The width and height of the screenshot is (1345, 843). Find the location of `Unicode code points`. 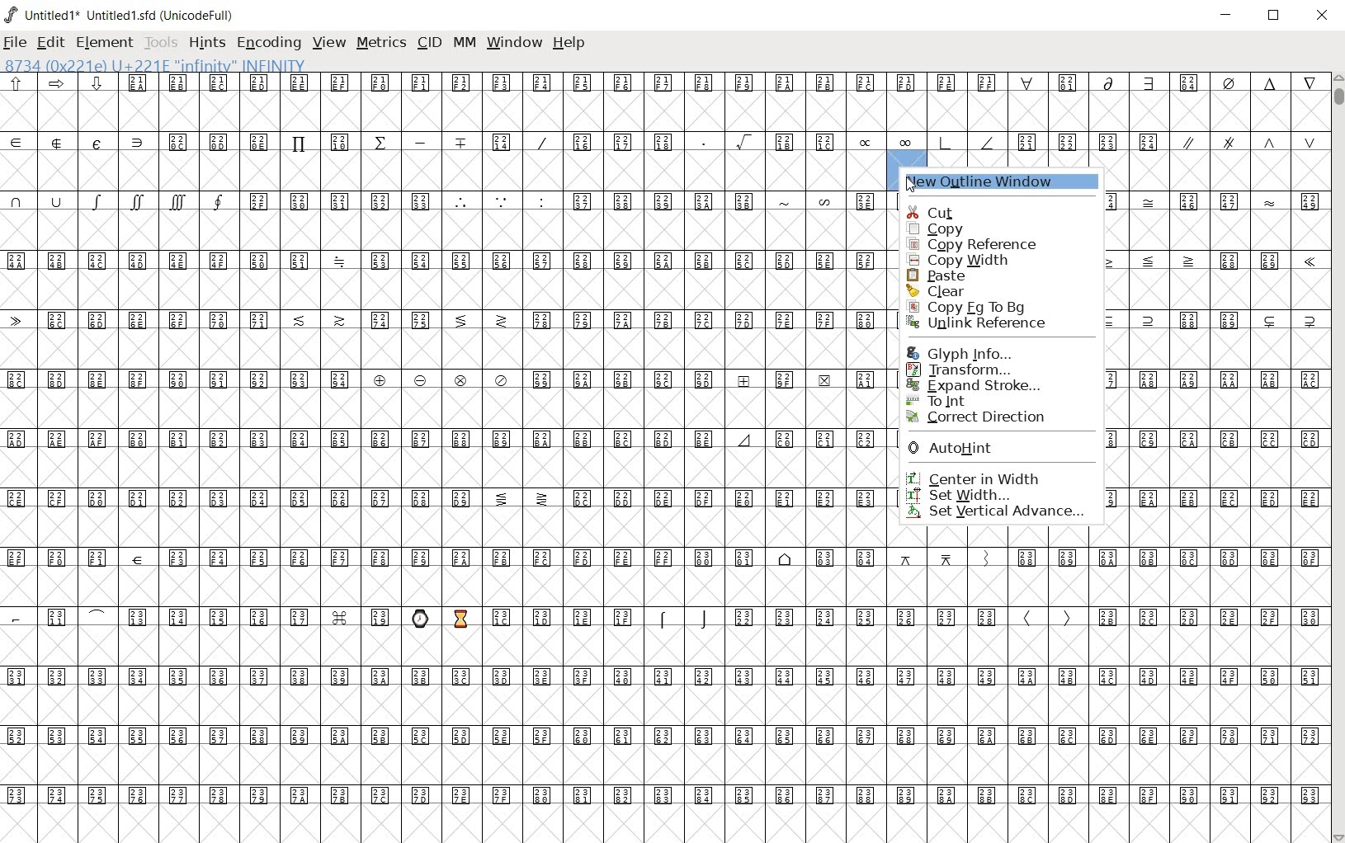

Unicode code points is located at coordinates (1207, 617).